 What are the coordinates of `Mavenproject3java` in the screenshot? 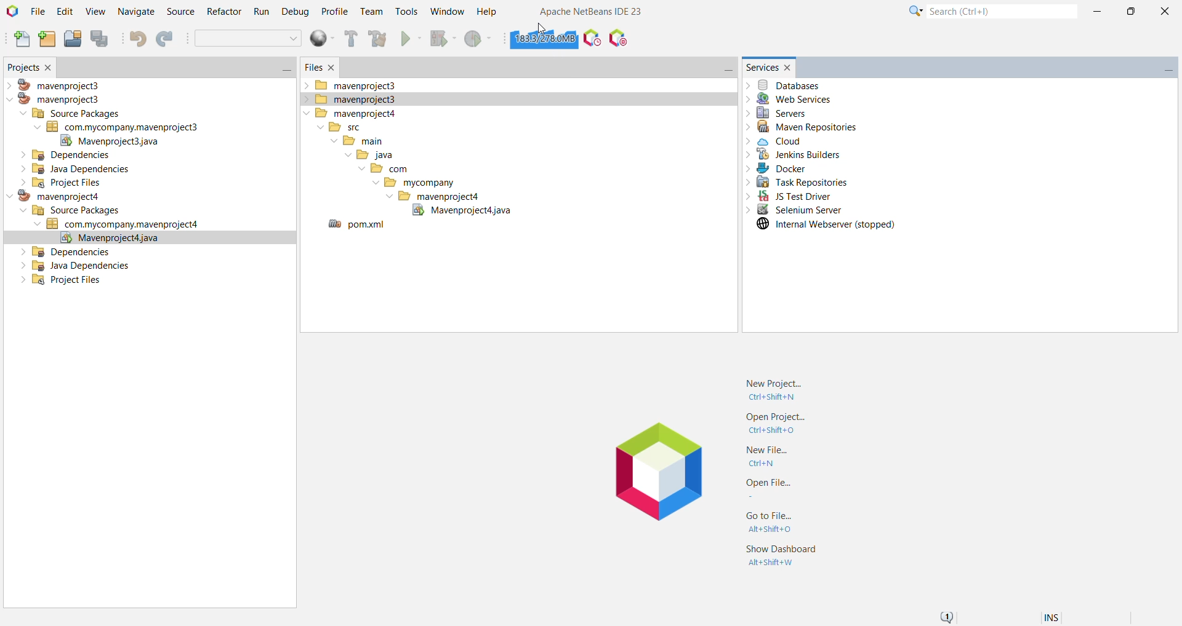 It's located at (458, 212).